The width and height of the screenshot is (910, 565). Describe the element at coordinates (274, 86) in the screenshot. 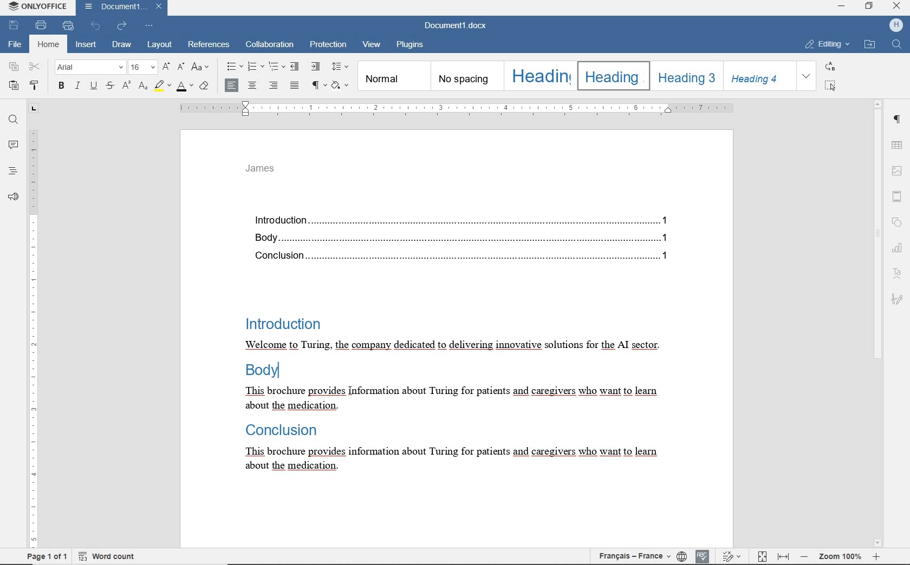

I see `ALIGN RIGHT` at that location.